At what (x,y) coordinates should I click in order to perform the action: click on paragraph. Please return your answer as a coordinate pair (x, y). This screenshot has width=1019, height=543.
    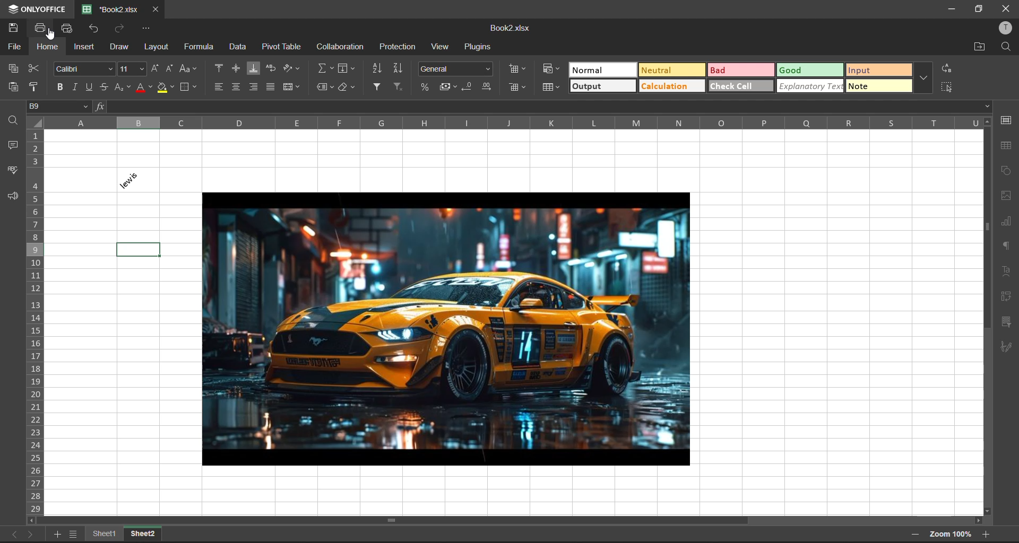
    Looking at the image, I should click on (1005, 246).